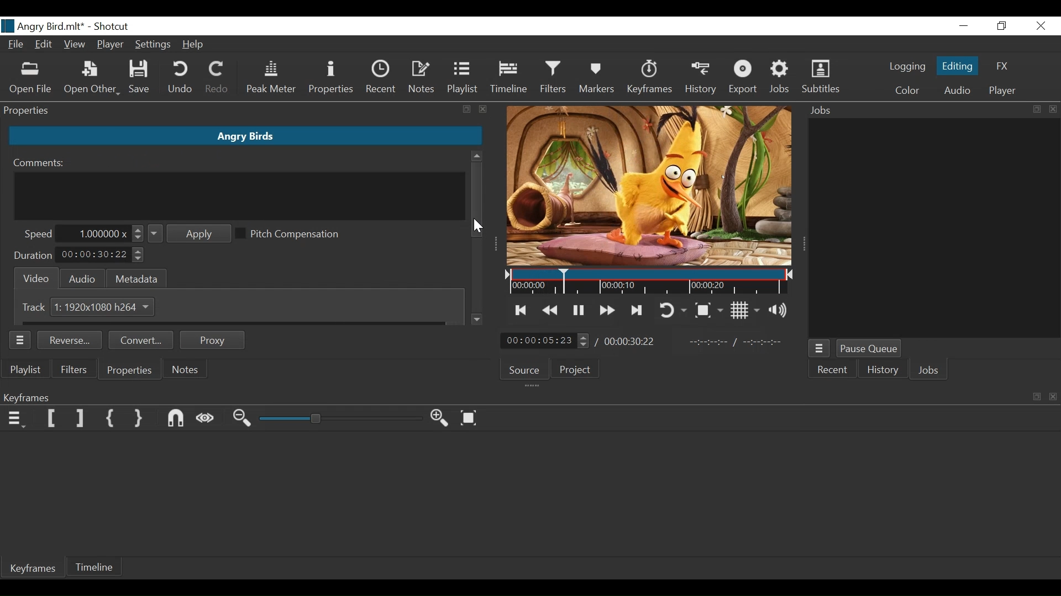  I want to click on Scroll down, so click(477, 319).